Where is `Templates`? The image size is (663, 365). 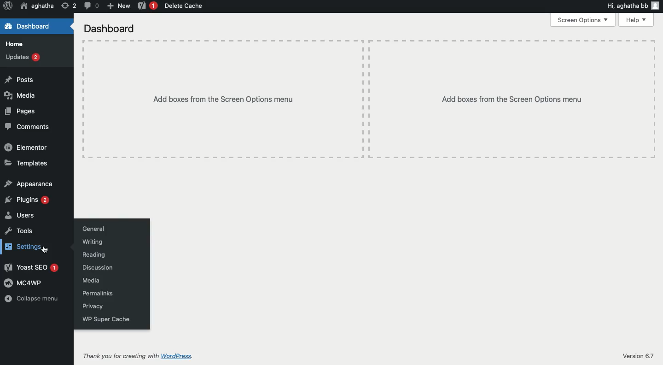 Templates is located at coordinates (27, 164).